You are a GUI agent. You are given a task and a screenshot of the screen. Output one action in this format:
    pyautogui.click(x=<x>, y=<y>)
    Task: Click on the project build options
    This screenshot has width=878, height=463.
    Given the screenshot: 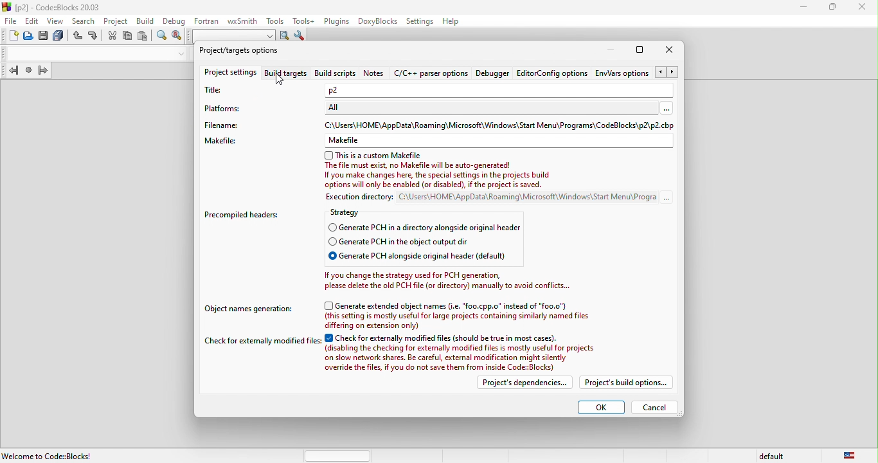 What is the action you would take?
    pyautogui.click(x=625, y=382)
    